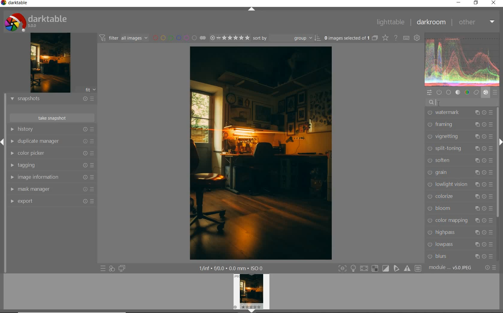 This screenshot has width=503, height=313. Describe the element at coordinates (432, 22) in the screenshot. I see `darkroom` at that location.